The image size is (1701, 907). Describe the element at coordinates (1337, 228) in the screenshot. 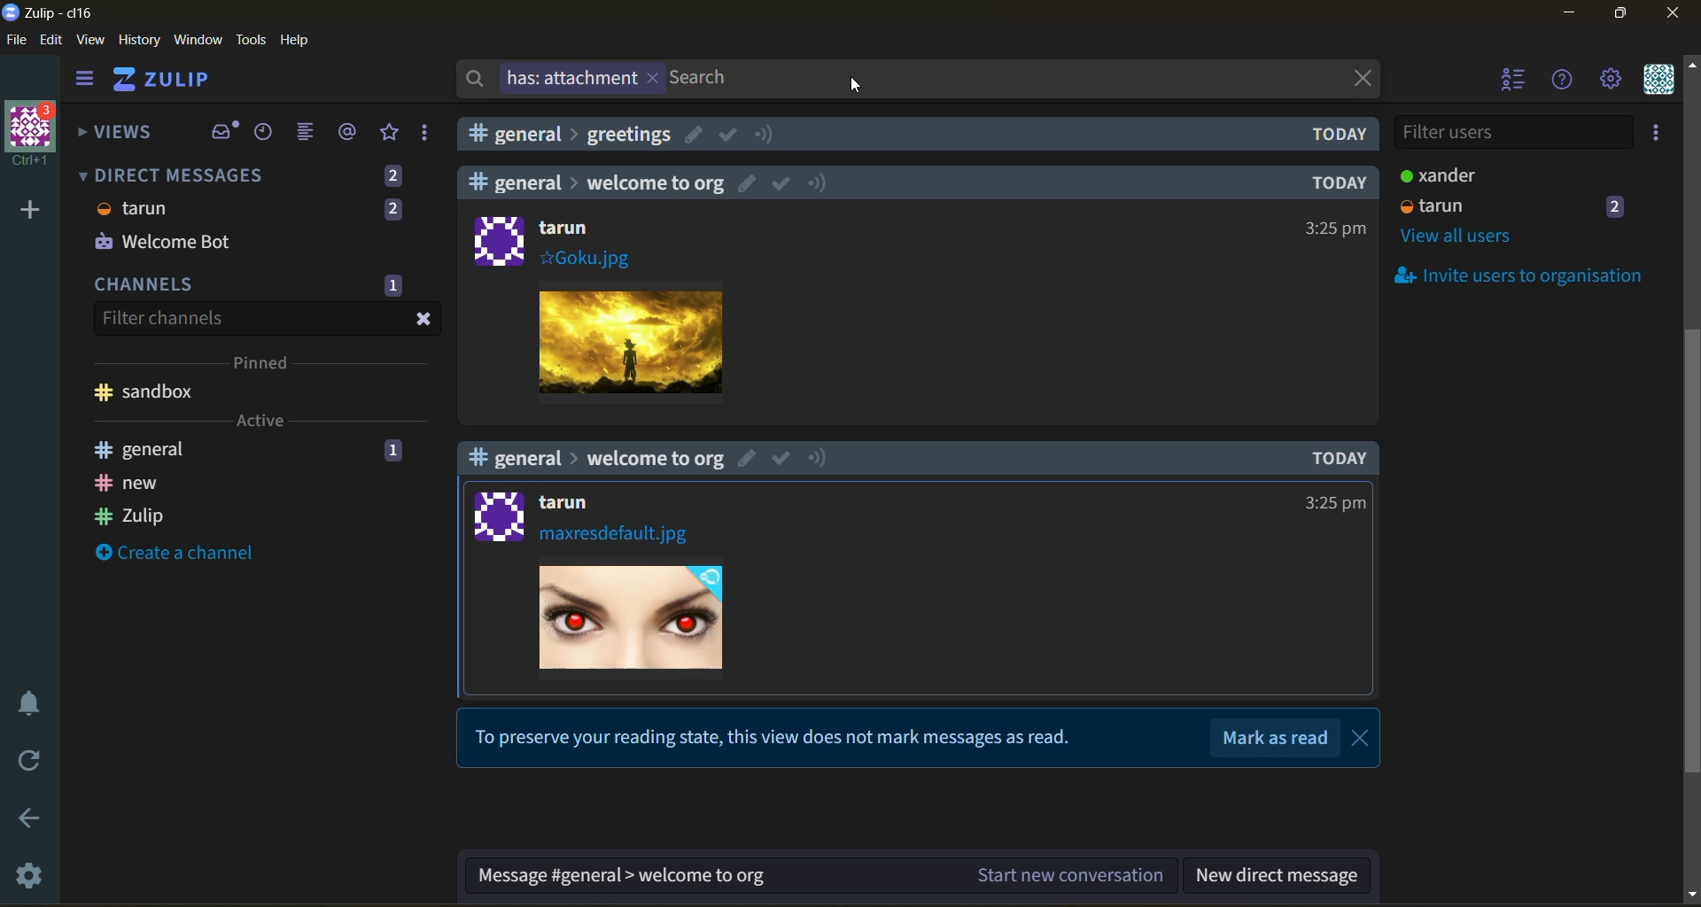

I see `325pm` at that location.